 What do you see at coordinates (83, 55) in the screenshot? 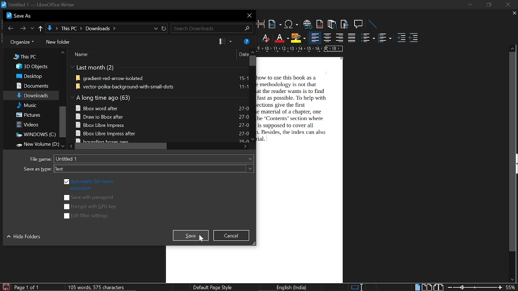
I see `Name` at bounding box center [83, 55].